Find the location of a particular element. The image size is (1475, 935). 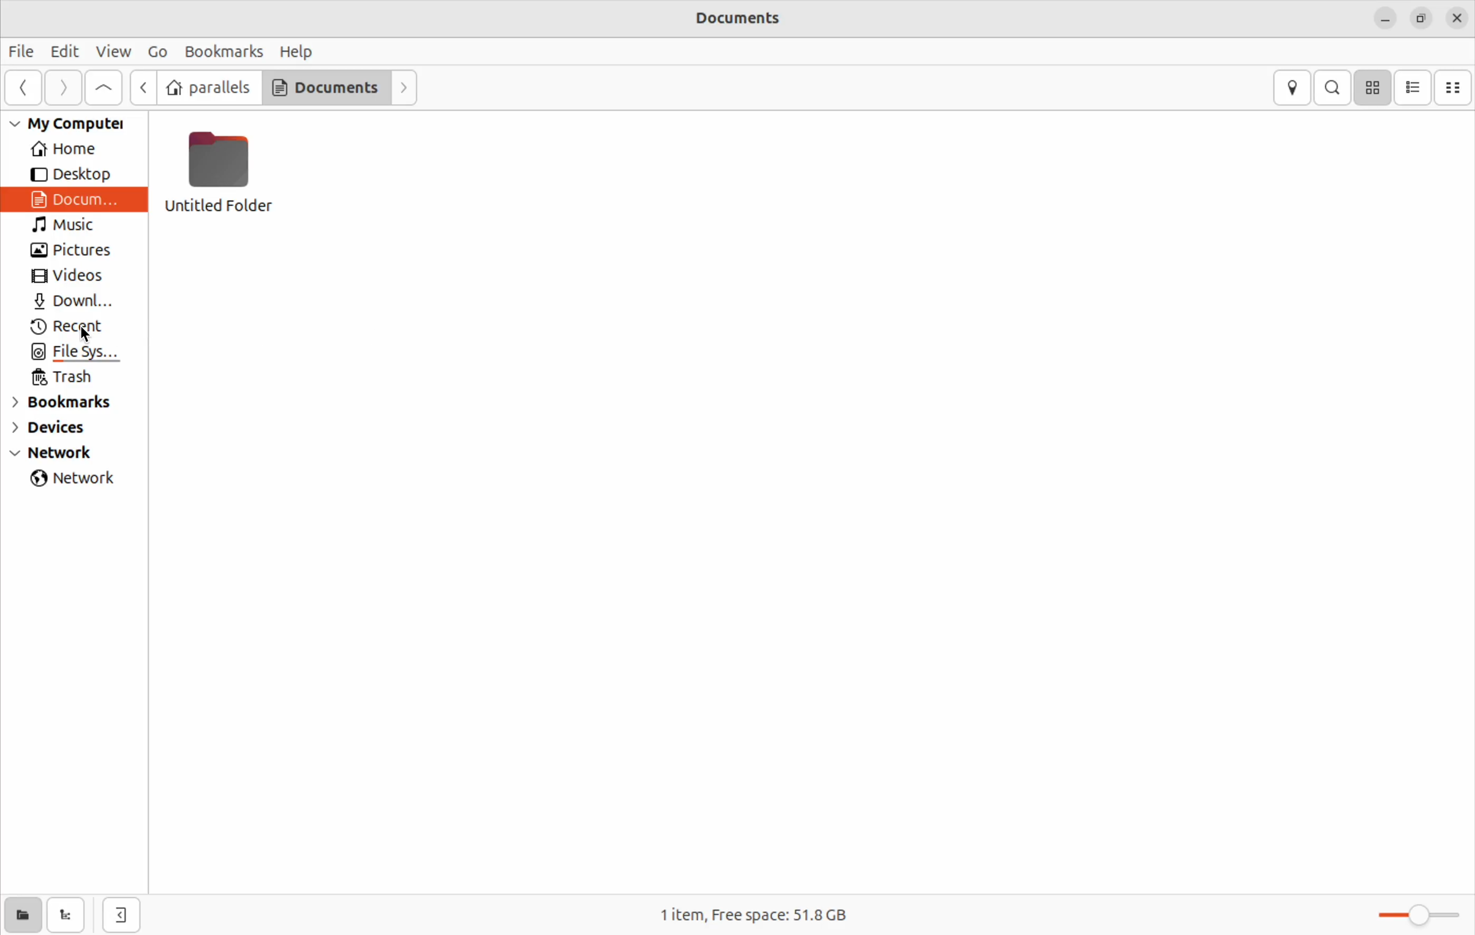

cursor is located at coordinates (89, 335).